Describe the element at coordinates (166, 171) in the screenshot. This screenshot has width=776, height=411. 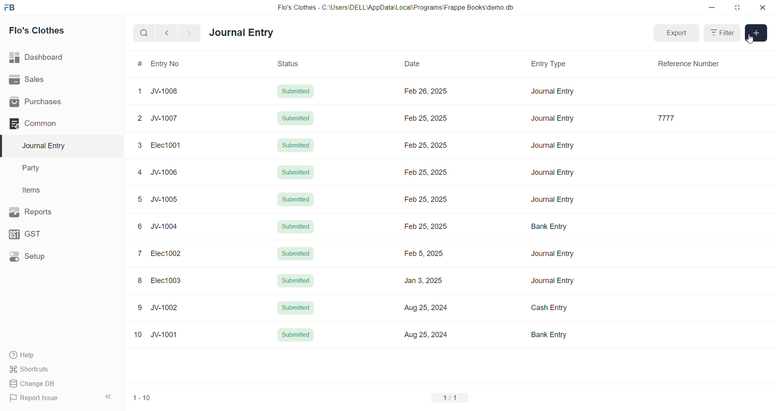
I see `JV-1006` at that location.